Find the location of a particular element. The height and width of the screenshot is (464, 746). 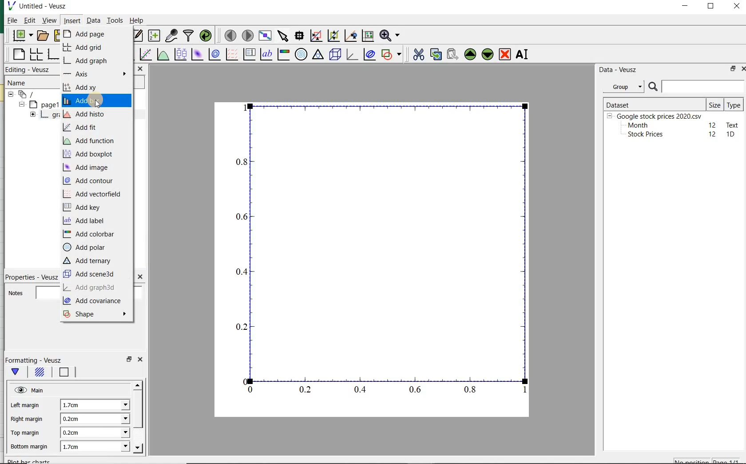

Help is located at coordinates (138, 21).